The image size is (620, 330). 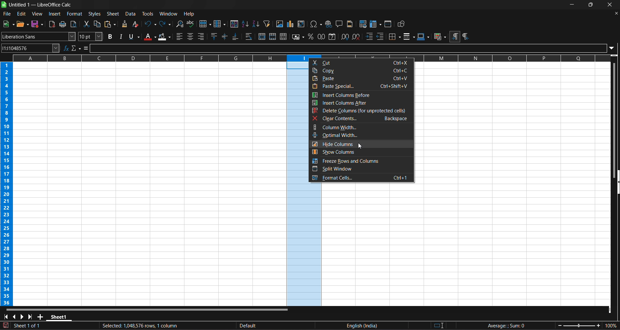 I want to click on cut, so click(x=360, y=63).